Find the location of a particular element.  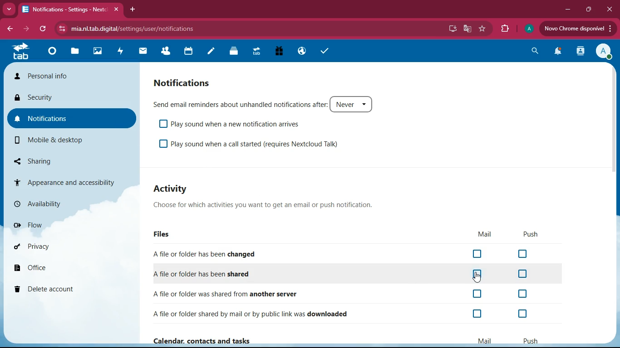

cursor is located at coordinates (477, 278).